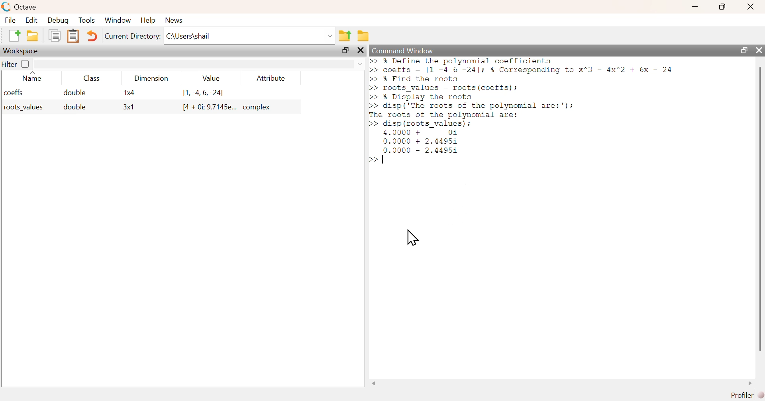  I want to click on Help, so click(147, 21).